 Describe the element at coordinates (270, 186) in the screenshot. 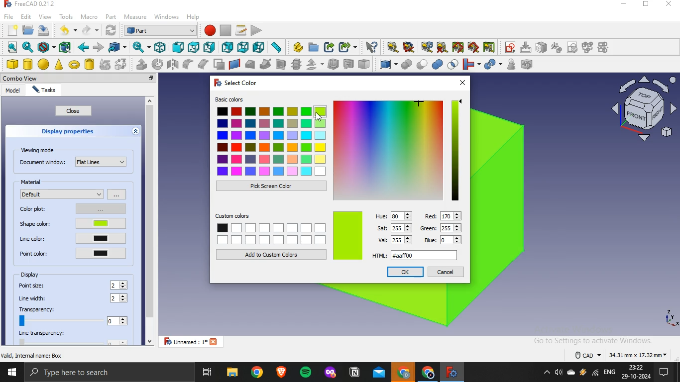

I see `pick screen color` at that location.